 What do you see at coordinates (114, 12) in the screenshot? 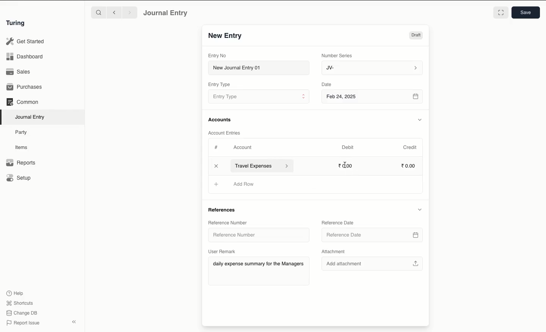
I see `Backward` at bounding box center [114, 12].